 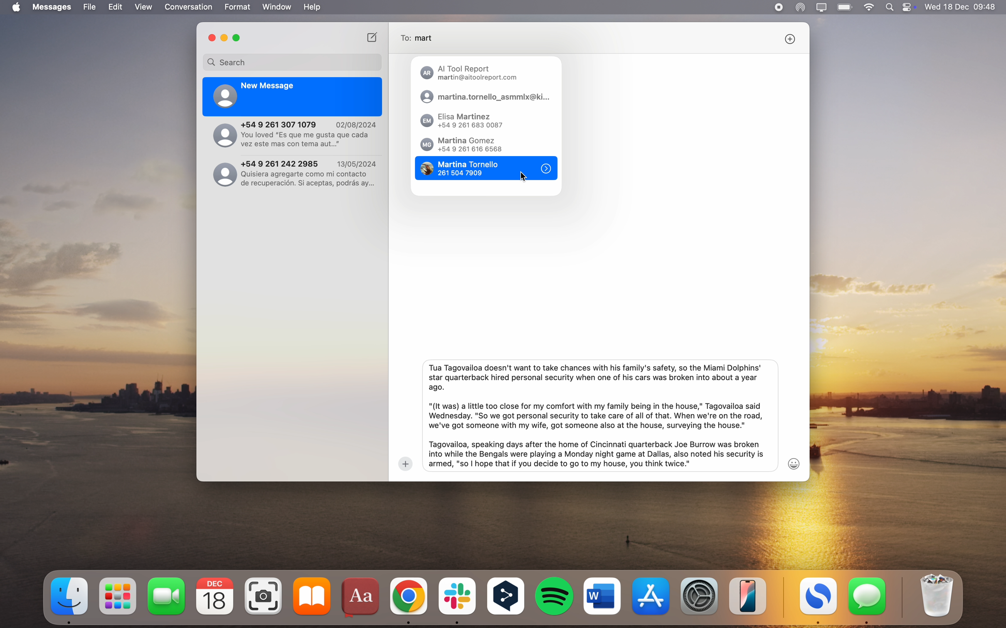 What do you see at coordinates (373, 37) in the screenshot?
I see `new message` at bounding box center [373, 37].